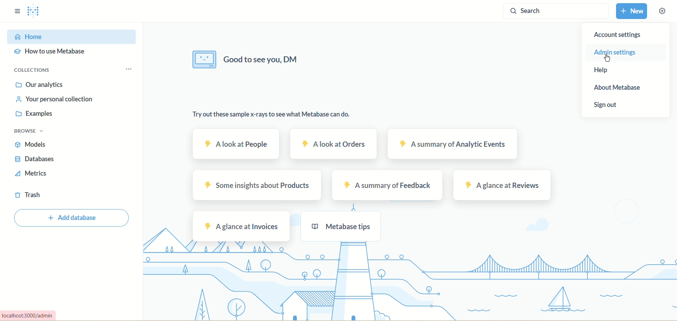 Image resolution: width=677 pixels, height=321 pixels. I want to click on sidebar, so click(16, 11).